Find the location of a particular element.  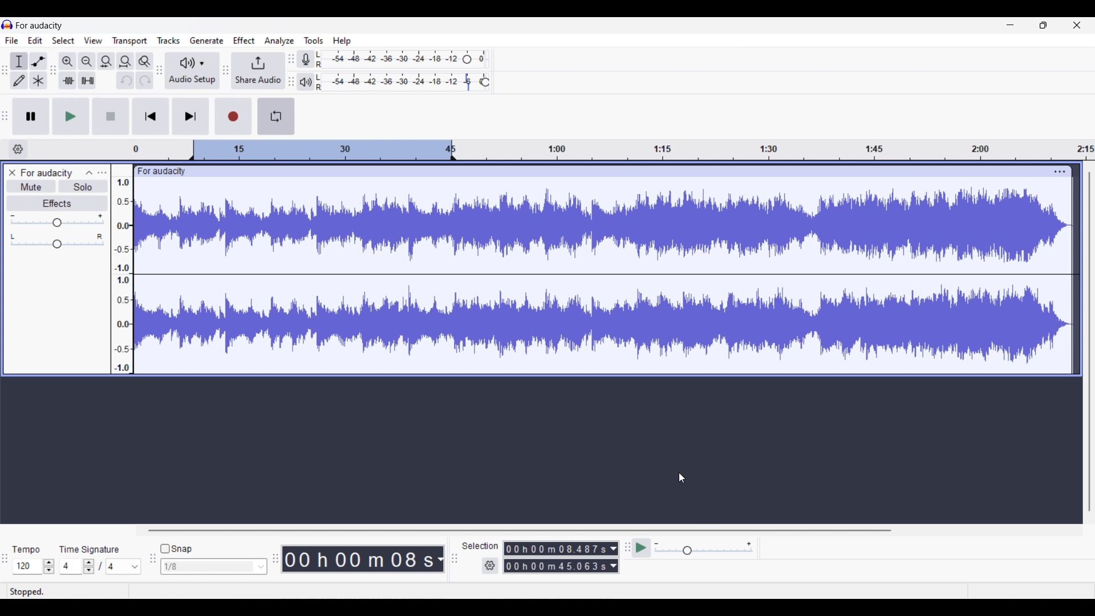

Tempo settings is located at coordinates (26, 550).